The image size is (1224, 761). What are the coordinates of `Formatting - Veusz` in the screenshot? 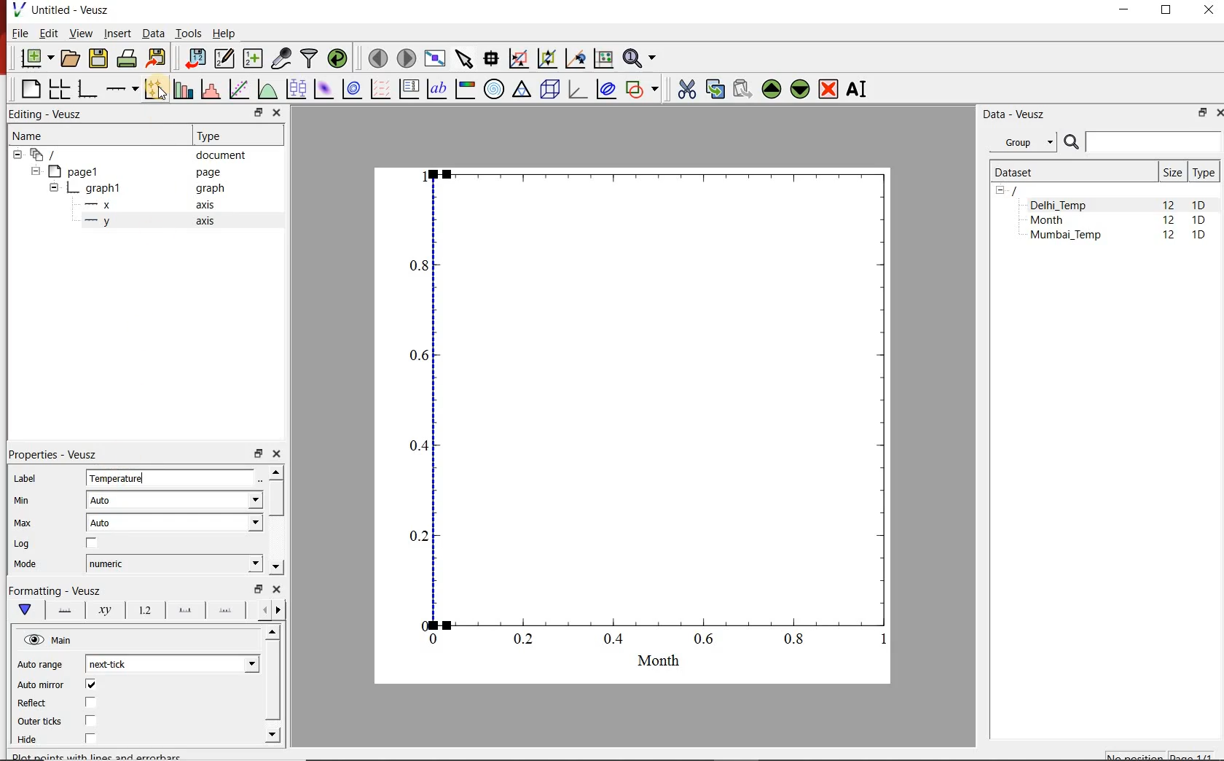 It's located at (58, 590).